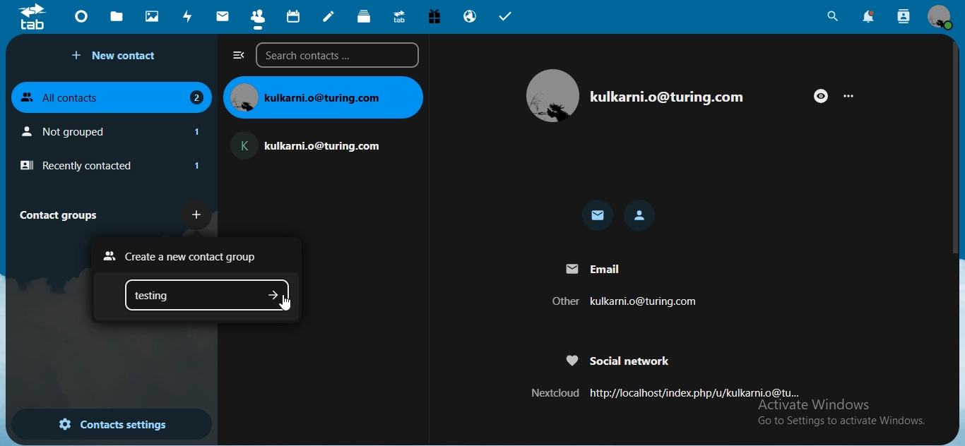 The width and height of the screenshot is (965, 446). Describe the element at coordinates (189, 16) in the screenshot. I see `activity` at that location.